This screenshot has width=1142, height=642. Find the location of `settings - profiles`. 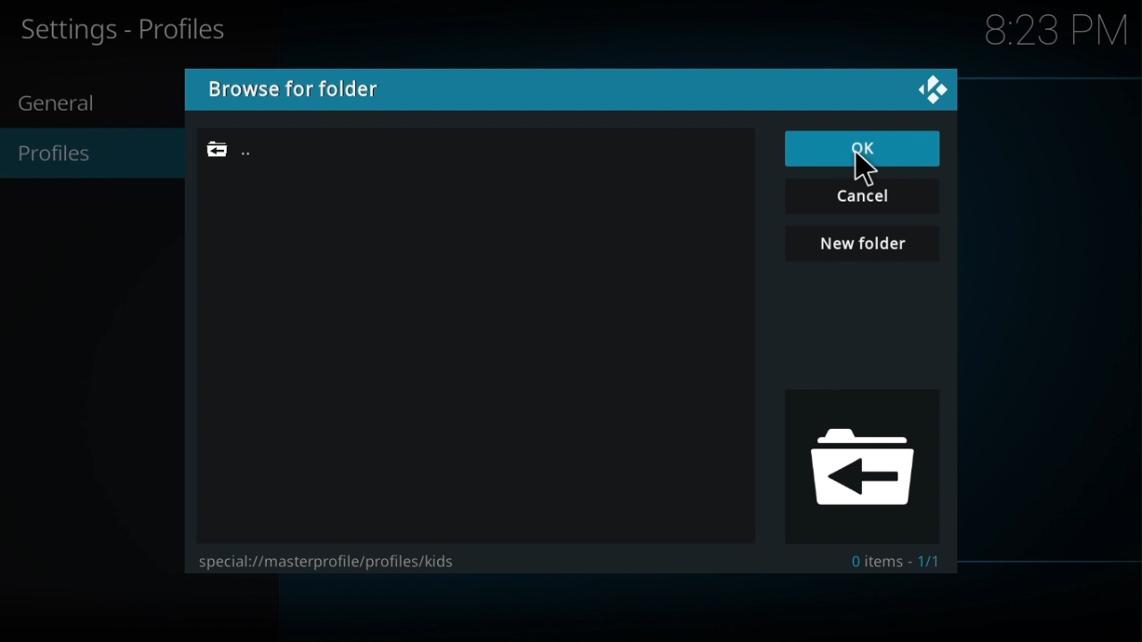

settings - profiles is located at coordinates (138, 29).